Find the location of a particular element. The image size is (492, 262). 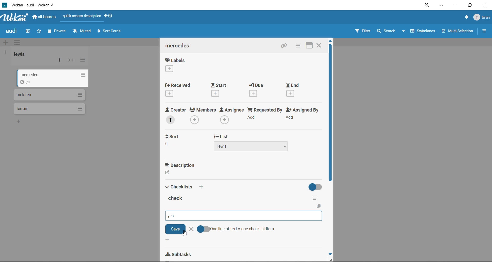

swimlane actions is located at coordinates (19, 43).